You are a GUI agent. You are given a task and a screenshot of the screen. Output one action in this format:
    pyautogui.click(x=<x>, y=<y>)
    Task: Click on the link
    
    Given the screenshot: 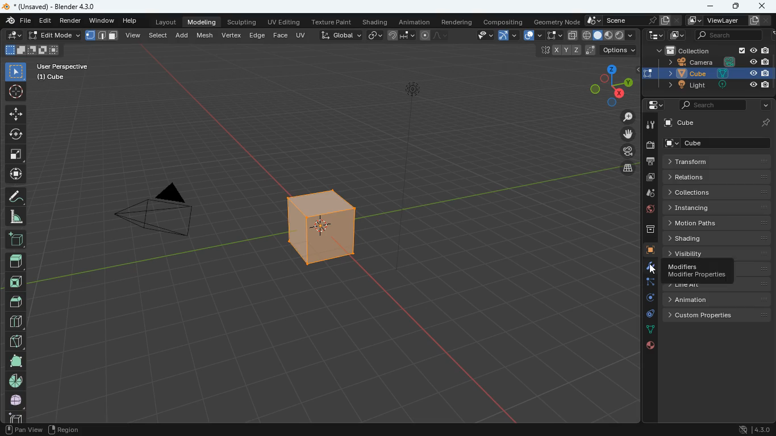 What is the action you would take?
    pyautogui.click(x=376, y=35)
    